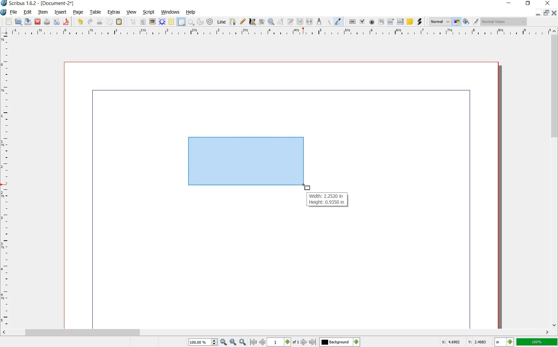  Describe the element at coordinates (420, 22) in the screenshot. I see `LINK ANNOTATION` at that location.